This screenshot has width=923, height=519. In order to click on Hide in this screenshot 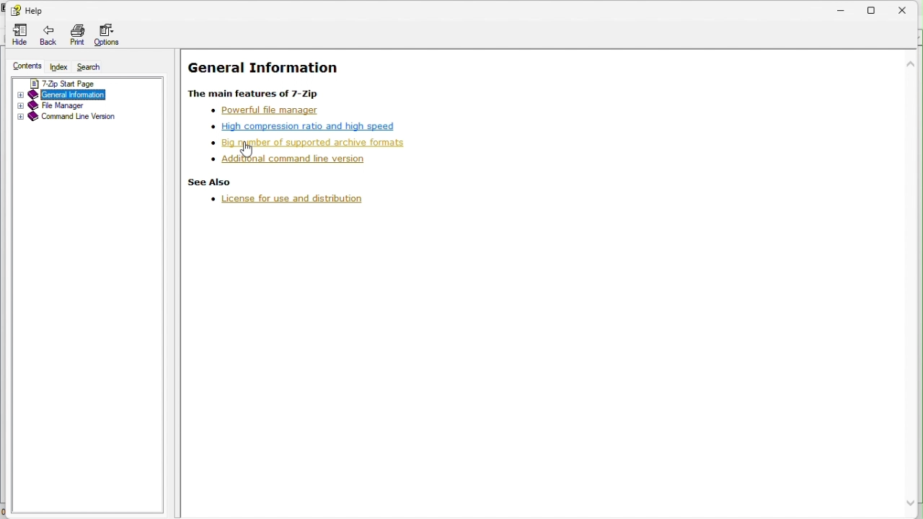, I will do `click(17, 34)`.